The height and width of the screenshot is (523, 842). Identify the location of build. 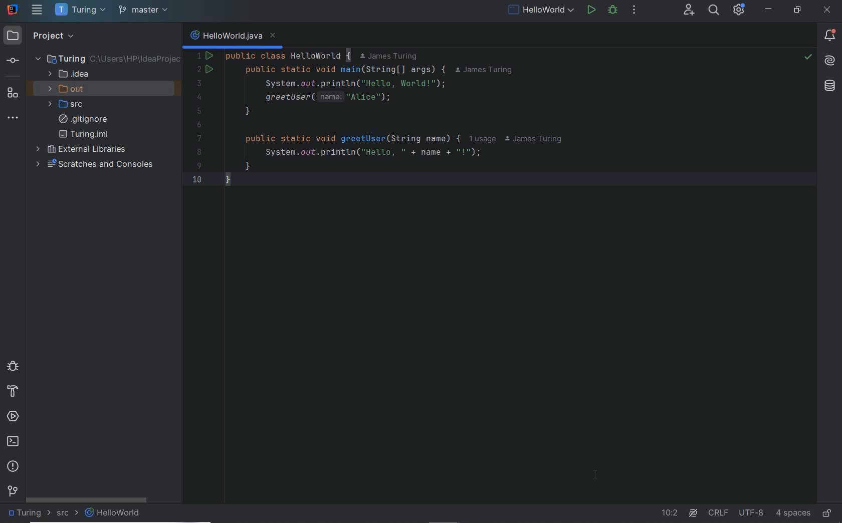
(12, 392).